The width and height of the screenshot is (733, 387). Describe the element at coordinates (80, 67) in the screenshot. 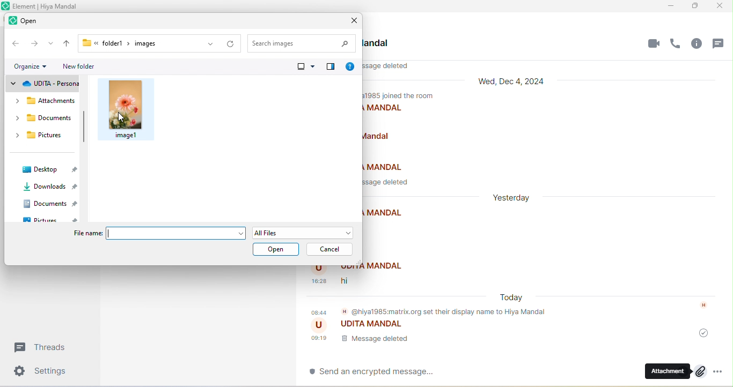

I see `new folder` at that location.